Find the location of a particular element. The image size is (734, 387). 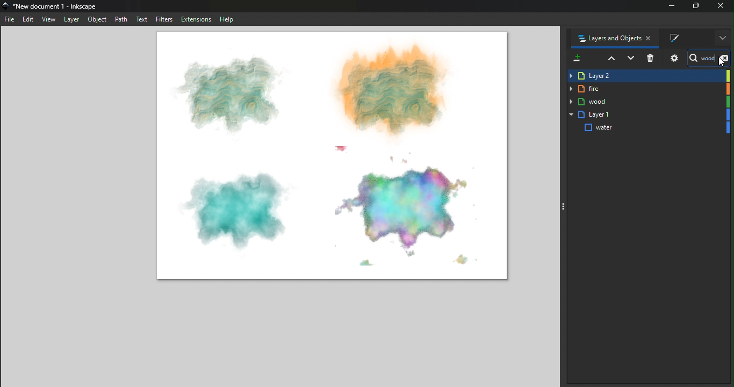

File is located at coordinates (10, 19).